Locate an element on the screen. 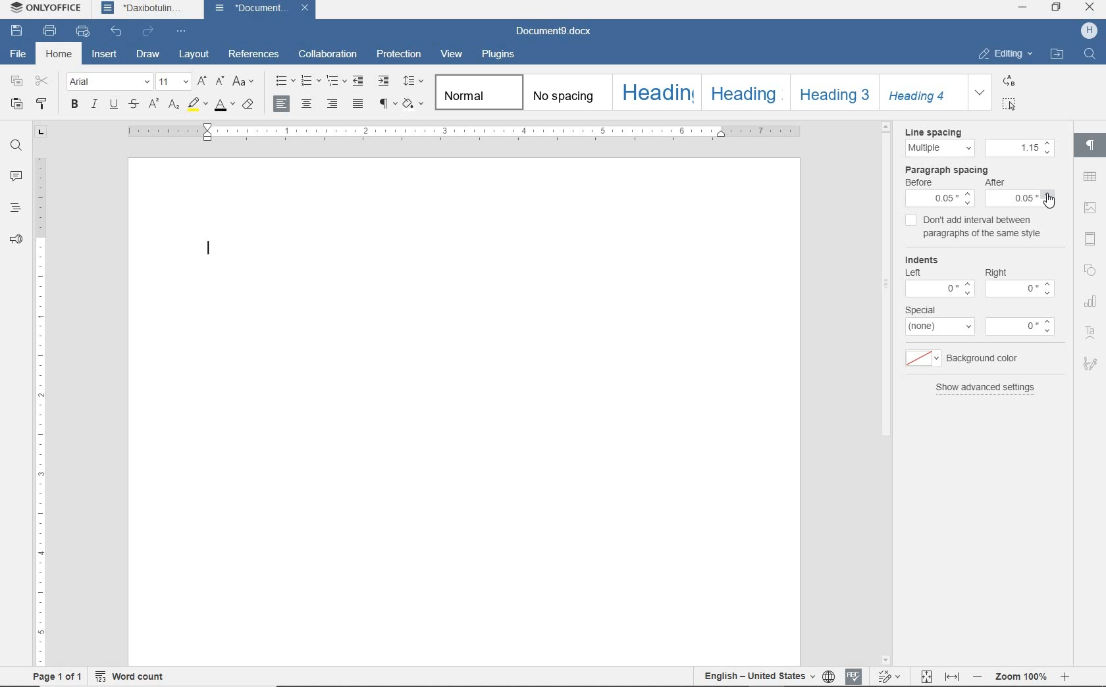 This screenshot has width=1106, height=687. value is located at coordinates (1020, 289).